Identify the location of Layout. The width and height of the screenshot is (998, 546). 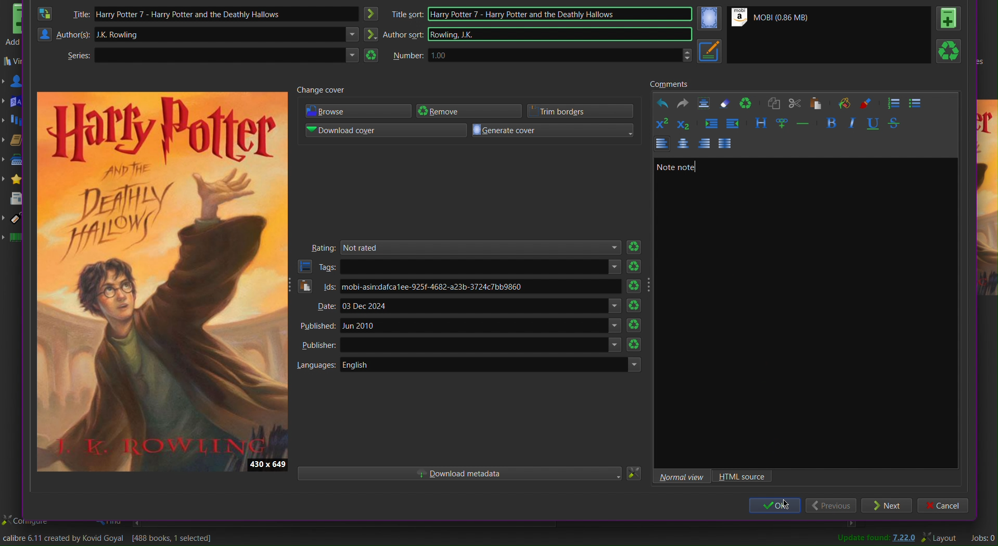
(940, 538).